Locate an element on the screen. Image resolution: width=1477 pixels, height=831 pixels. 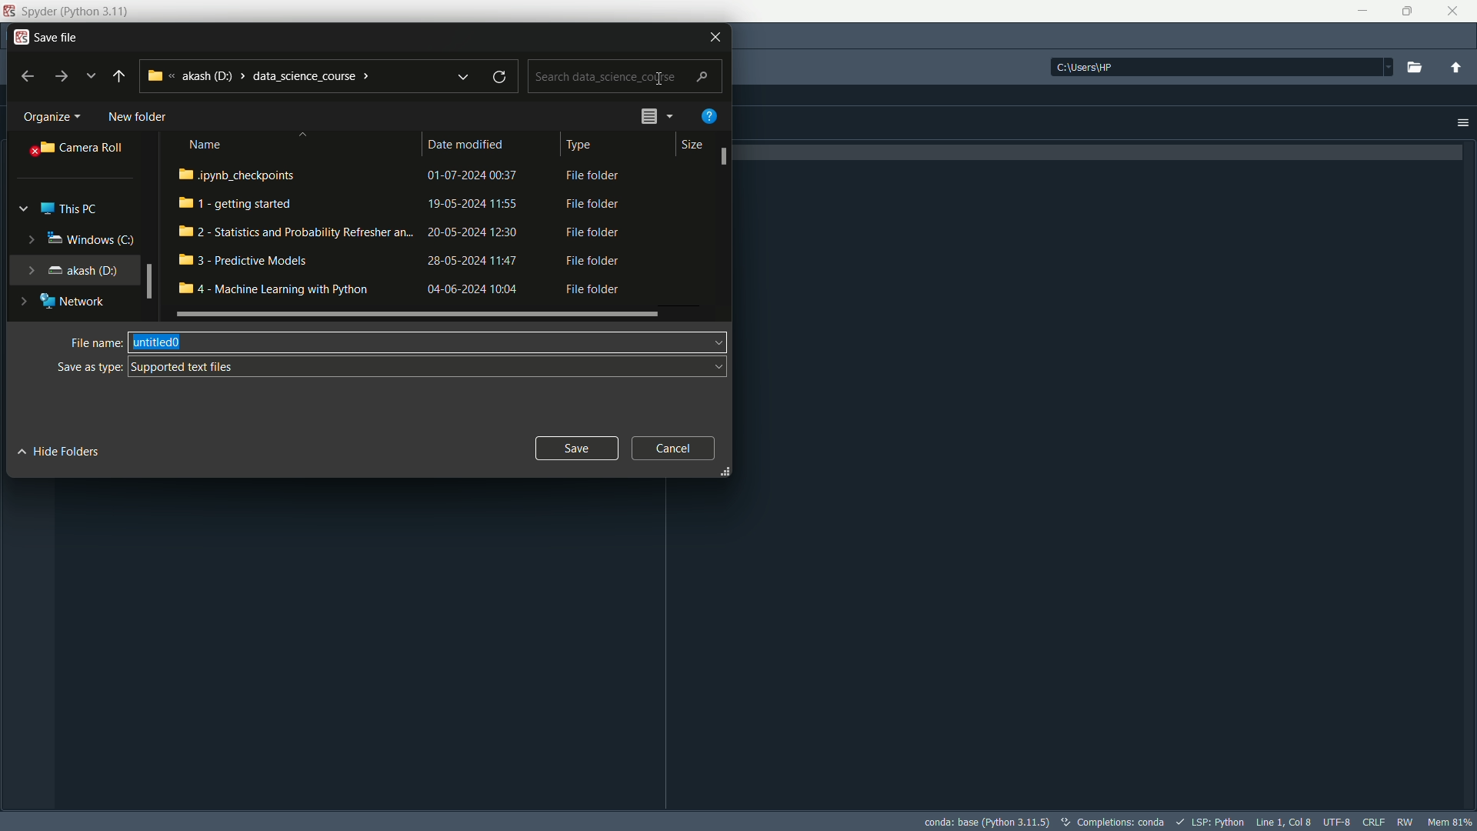
refresh is located at coordinates (498, 78).